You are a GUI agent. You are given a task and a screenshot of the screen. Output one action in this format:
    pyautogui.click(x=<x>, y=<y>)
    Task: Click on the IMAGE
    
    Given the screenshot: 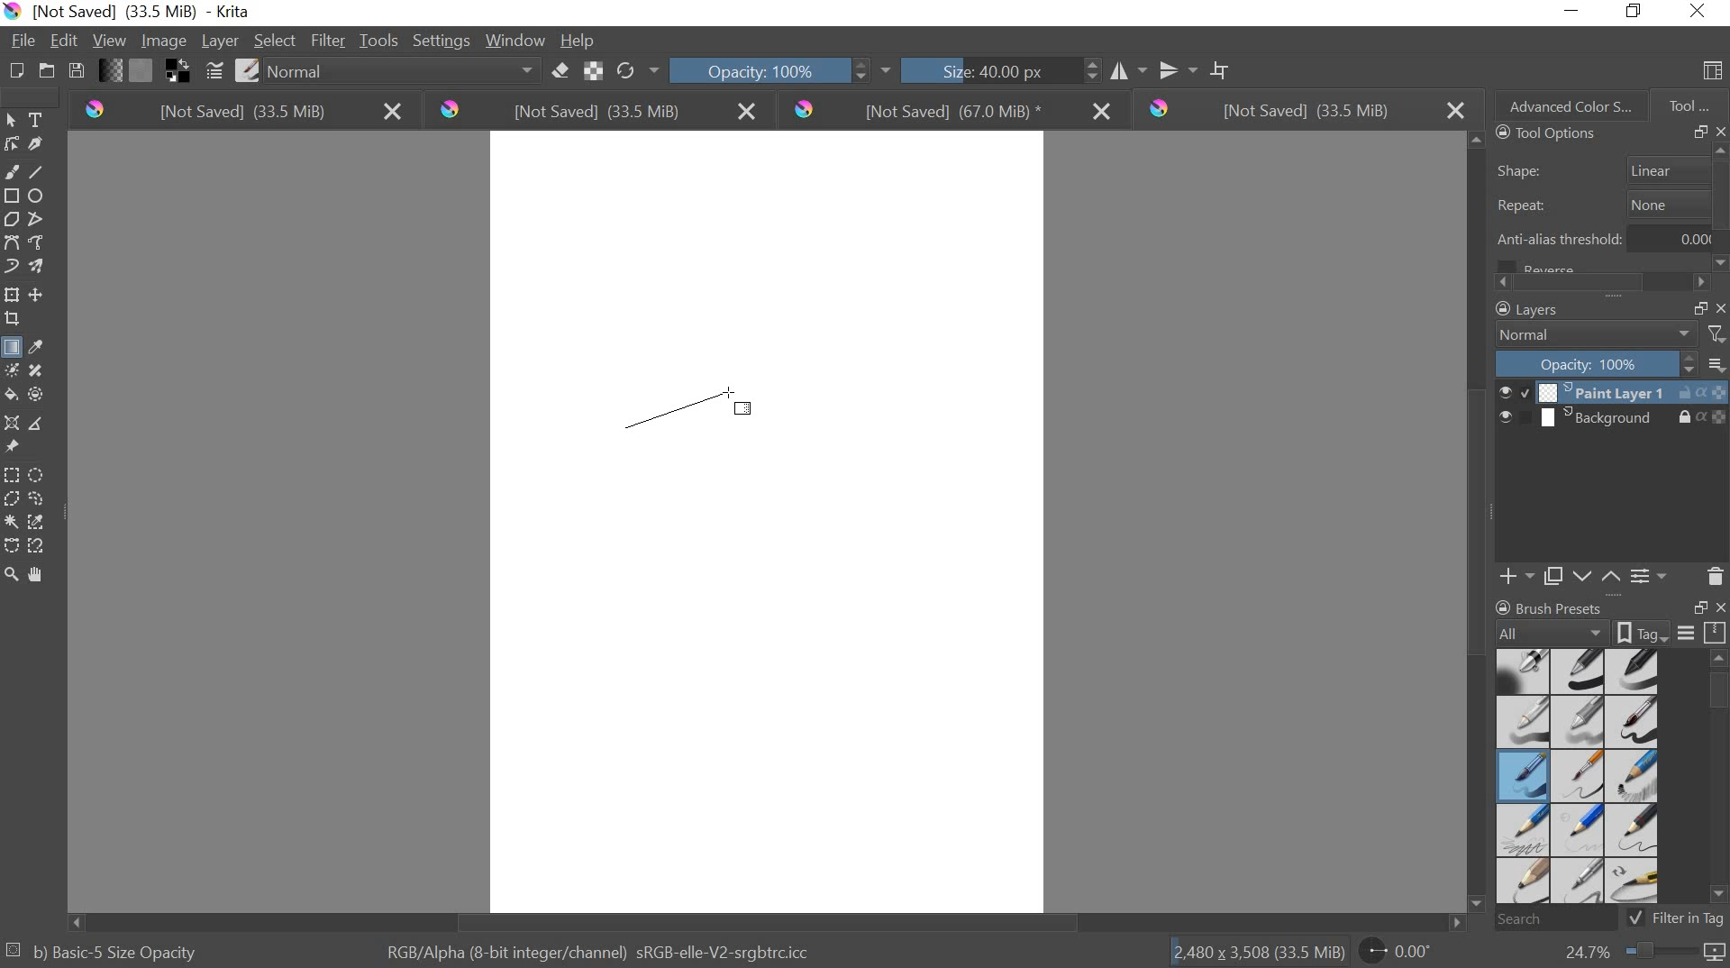 What is the action you would take?
    pyautogui.click(x=164, y=43)
    